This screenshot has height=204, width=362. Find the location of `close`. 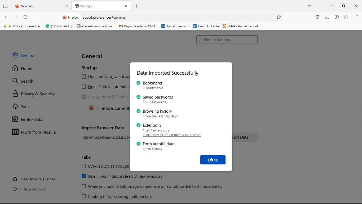

close is located at coordinates (355, 7).